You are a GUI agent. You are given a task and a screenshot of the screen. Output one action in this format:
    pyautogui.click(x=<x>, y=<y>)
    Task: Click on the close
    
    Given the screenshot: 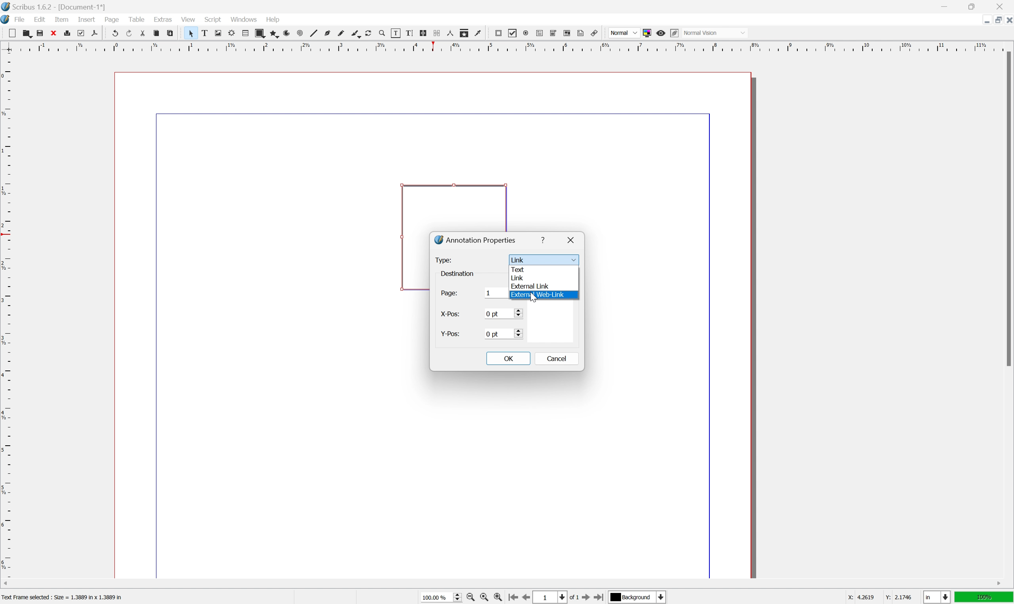 What is the action you would take?
    pyautogui.click(x=1007, y=22)
    